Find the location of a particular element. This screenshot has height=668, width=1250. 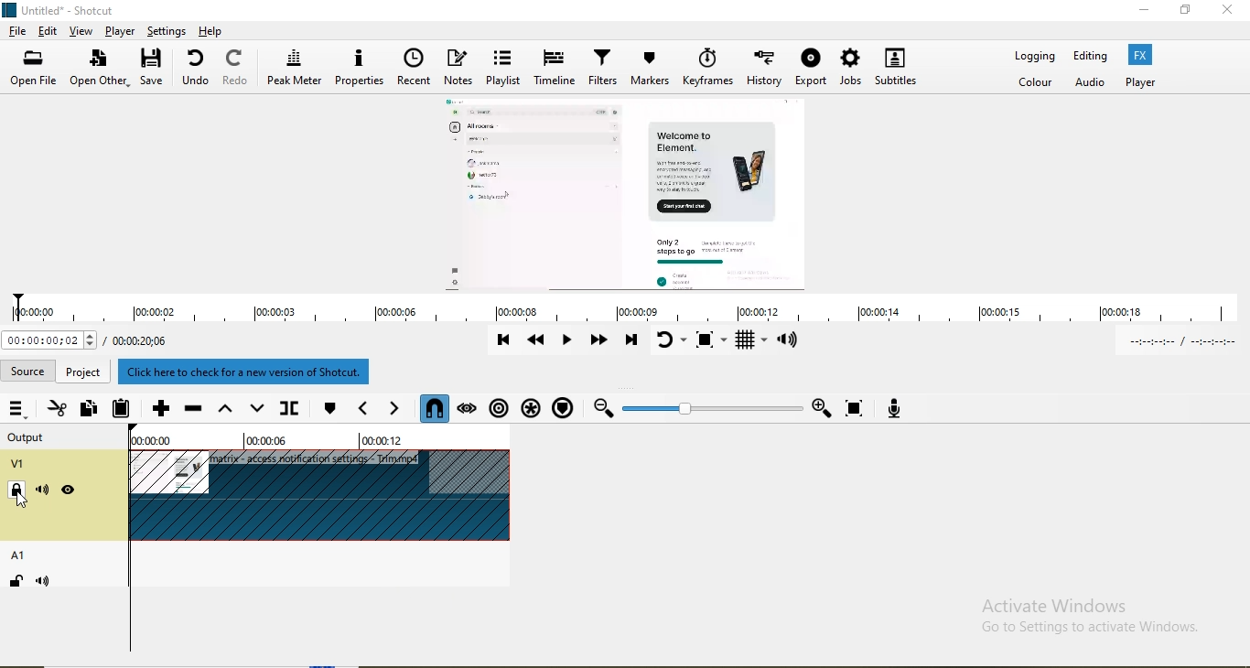

Lock is located at coordinates (19, 491).